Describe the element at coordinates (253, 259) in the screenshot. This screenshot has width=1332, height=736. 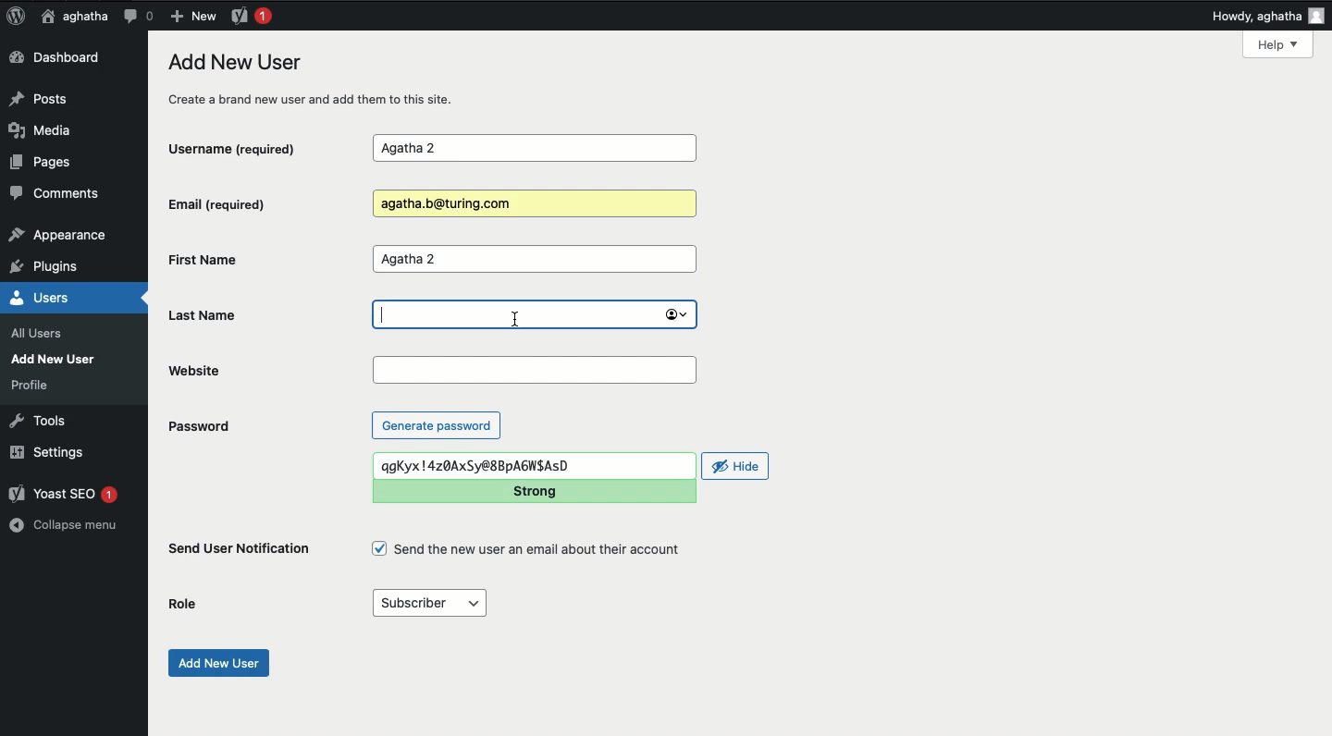
I see `First Name` at that location.